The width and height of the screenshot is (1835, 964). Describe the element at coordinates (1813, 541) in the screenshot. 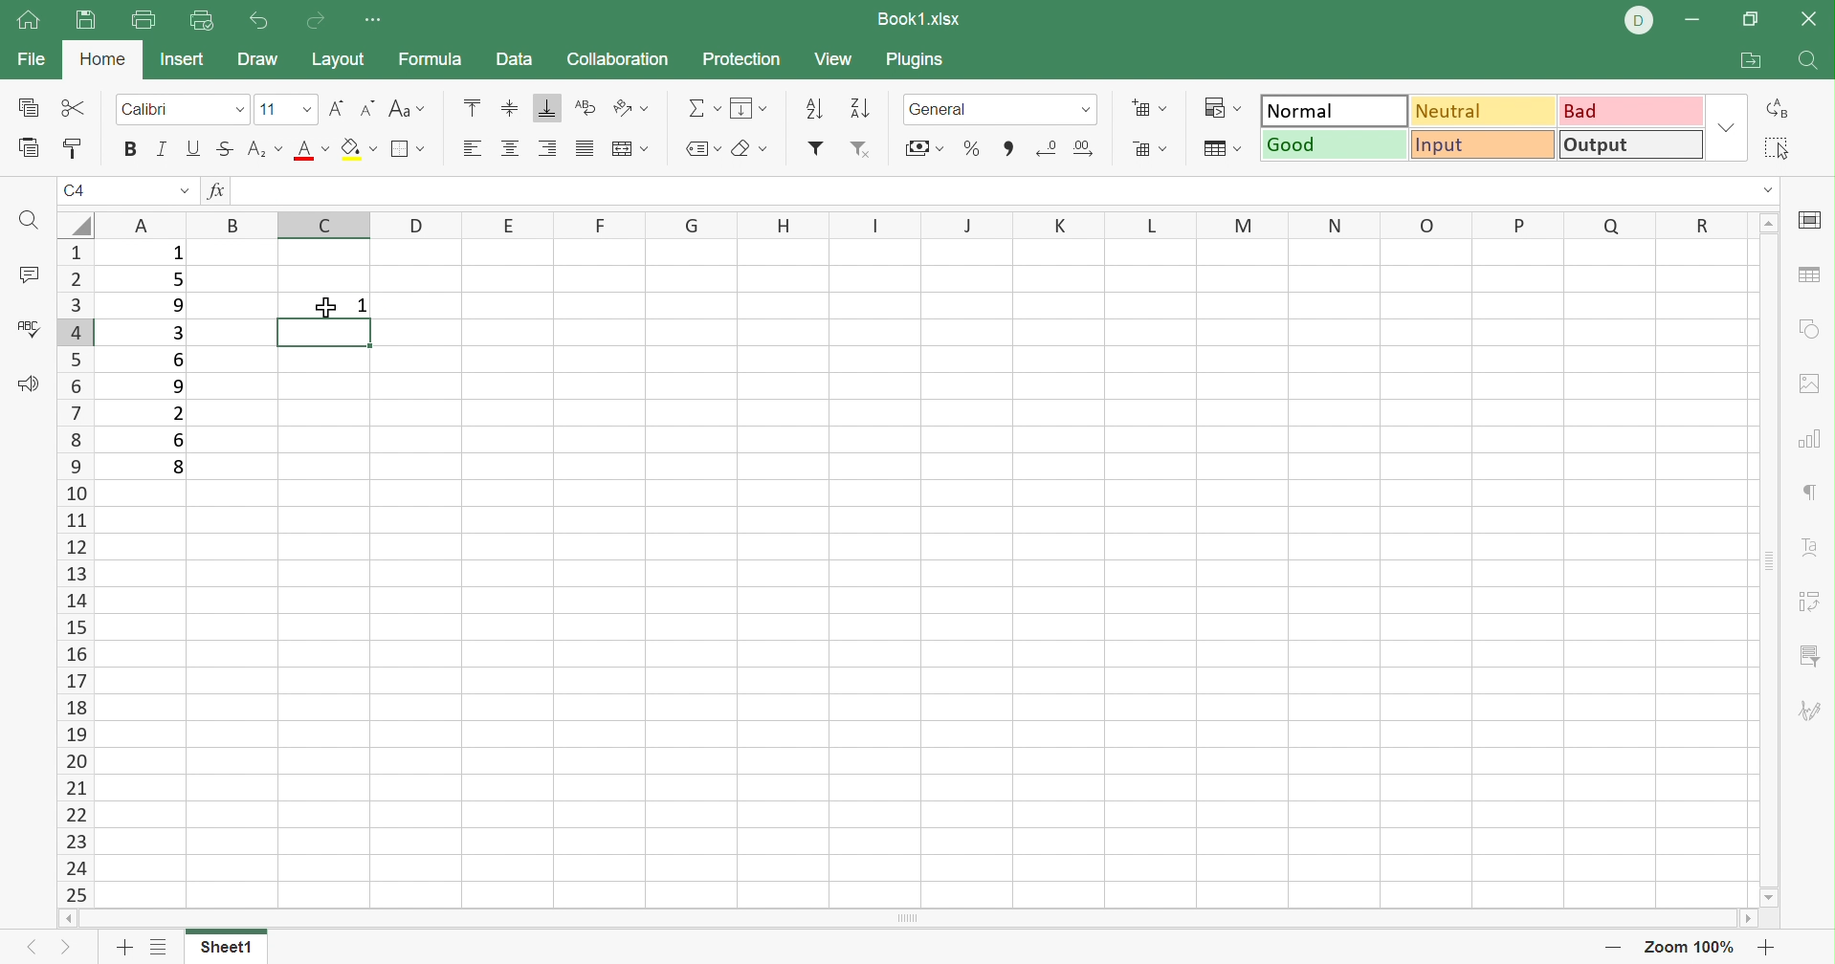

I see `Text Art settings` at that location.